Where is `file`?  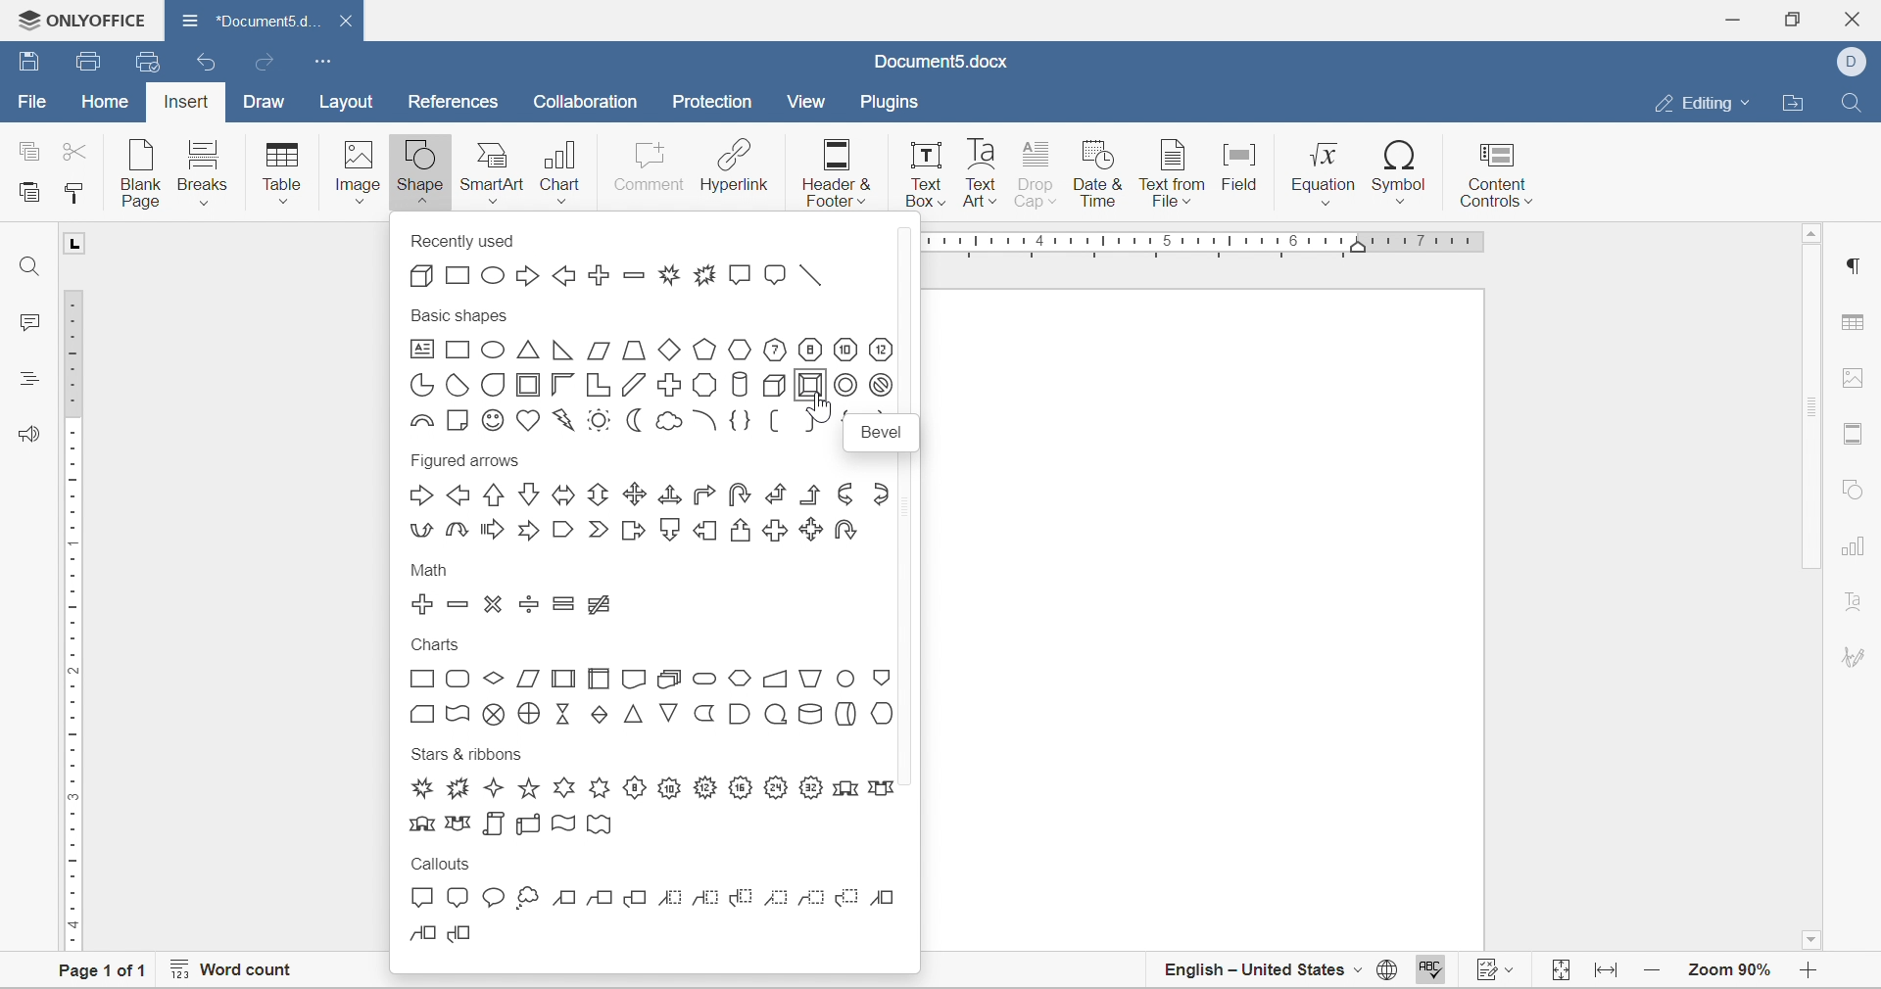 file is located at coordinates (32, 100).